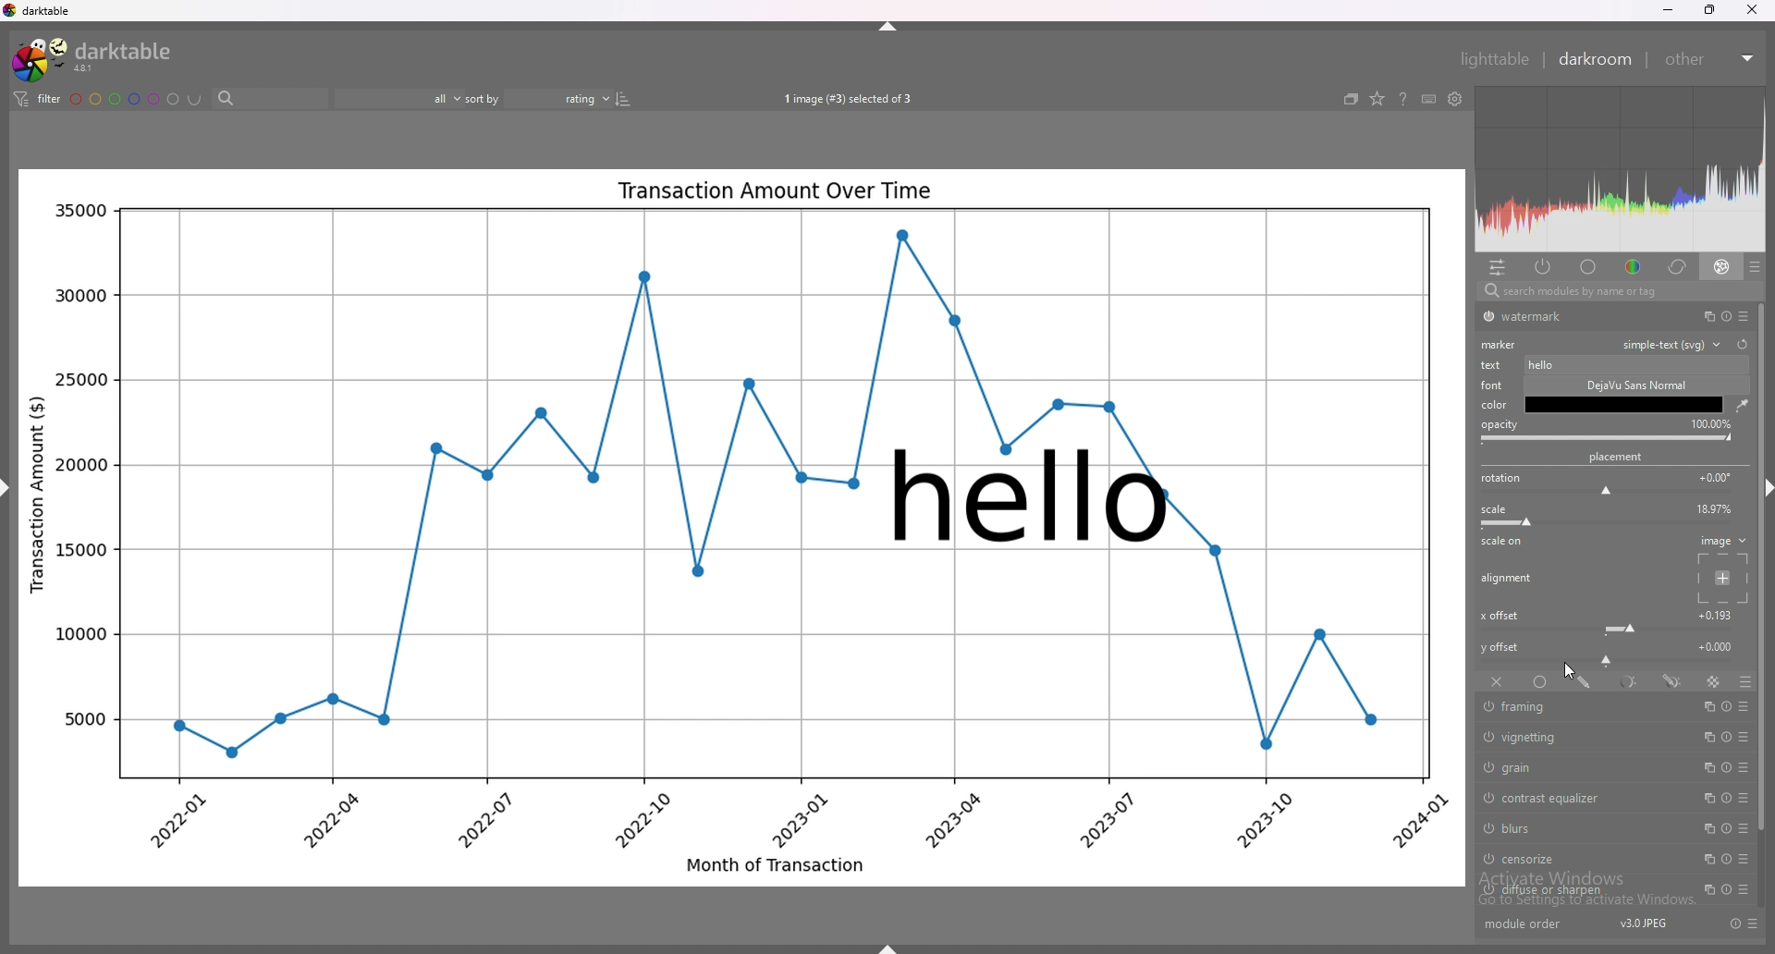  I want to click on quick access panel, so click(1497, 267).